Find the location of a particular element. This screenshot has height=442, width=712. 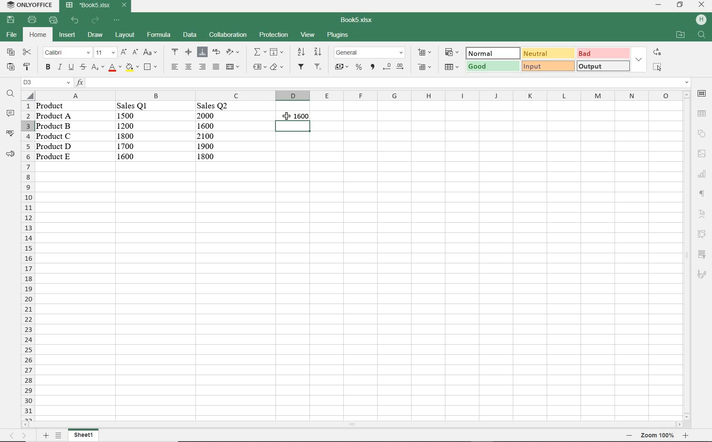

columns is located at coordinates (355, 95).